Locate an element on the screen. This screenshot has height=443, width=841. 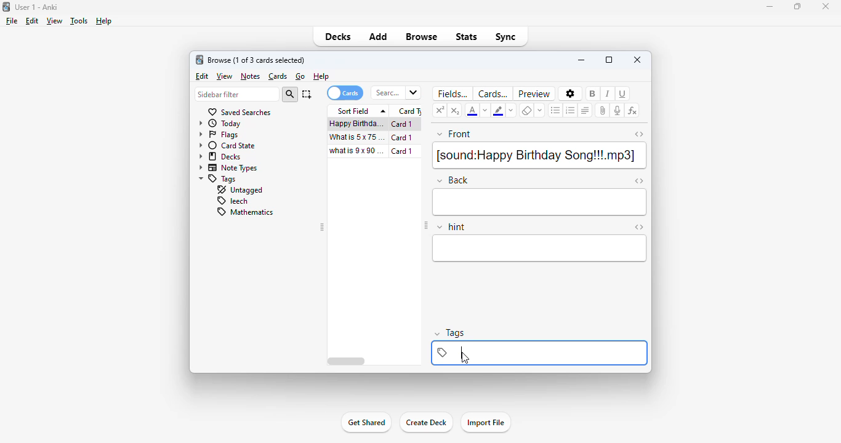
note types is located at coordinates (228, 169).